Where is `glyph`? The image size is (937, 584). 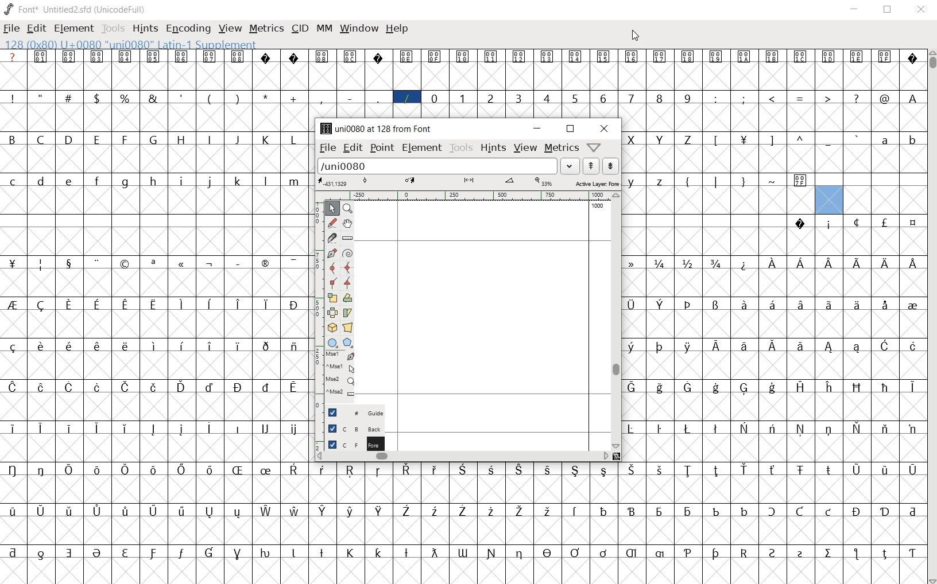
glyph is located at coordinates (855, 554).